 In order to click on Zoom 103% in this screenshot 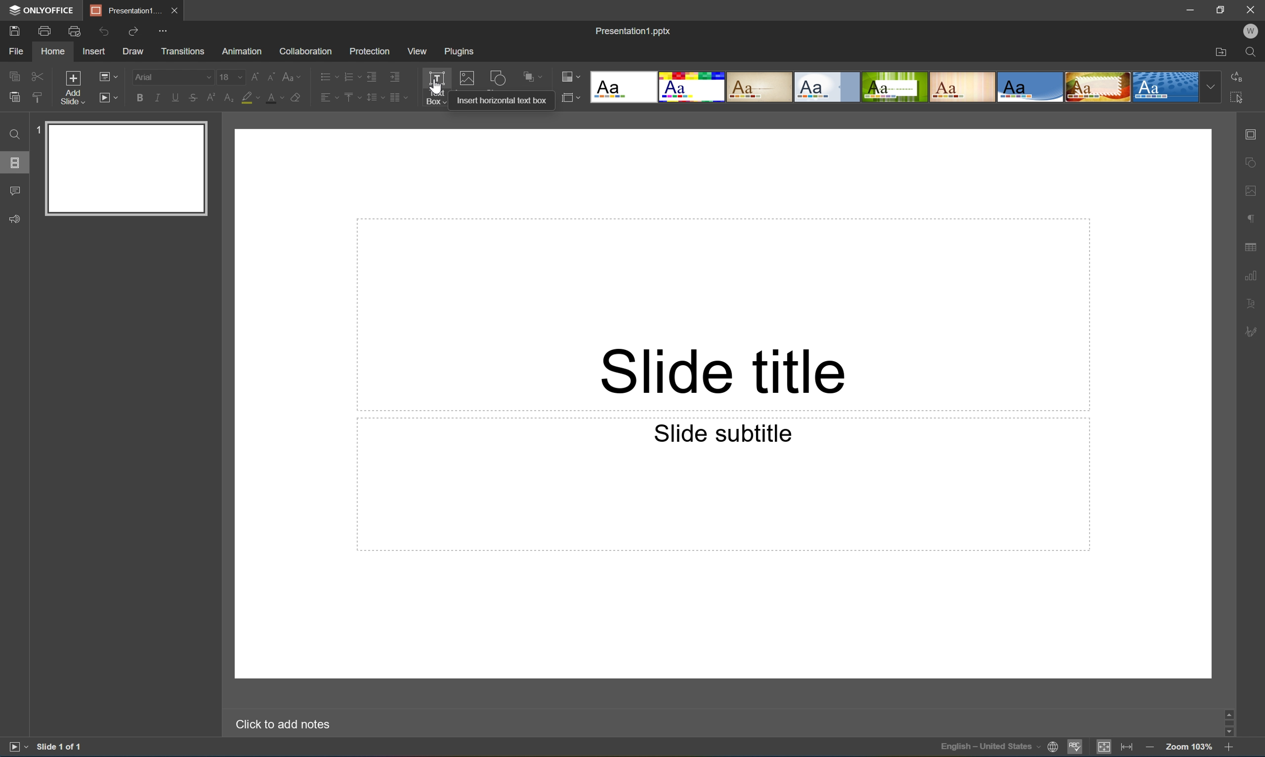, I will do `click(1190, 748)`.